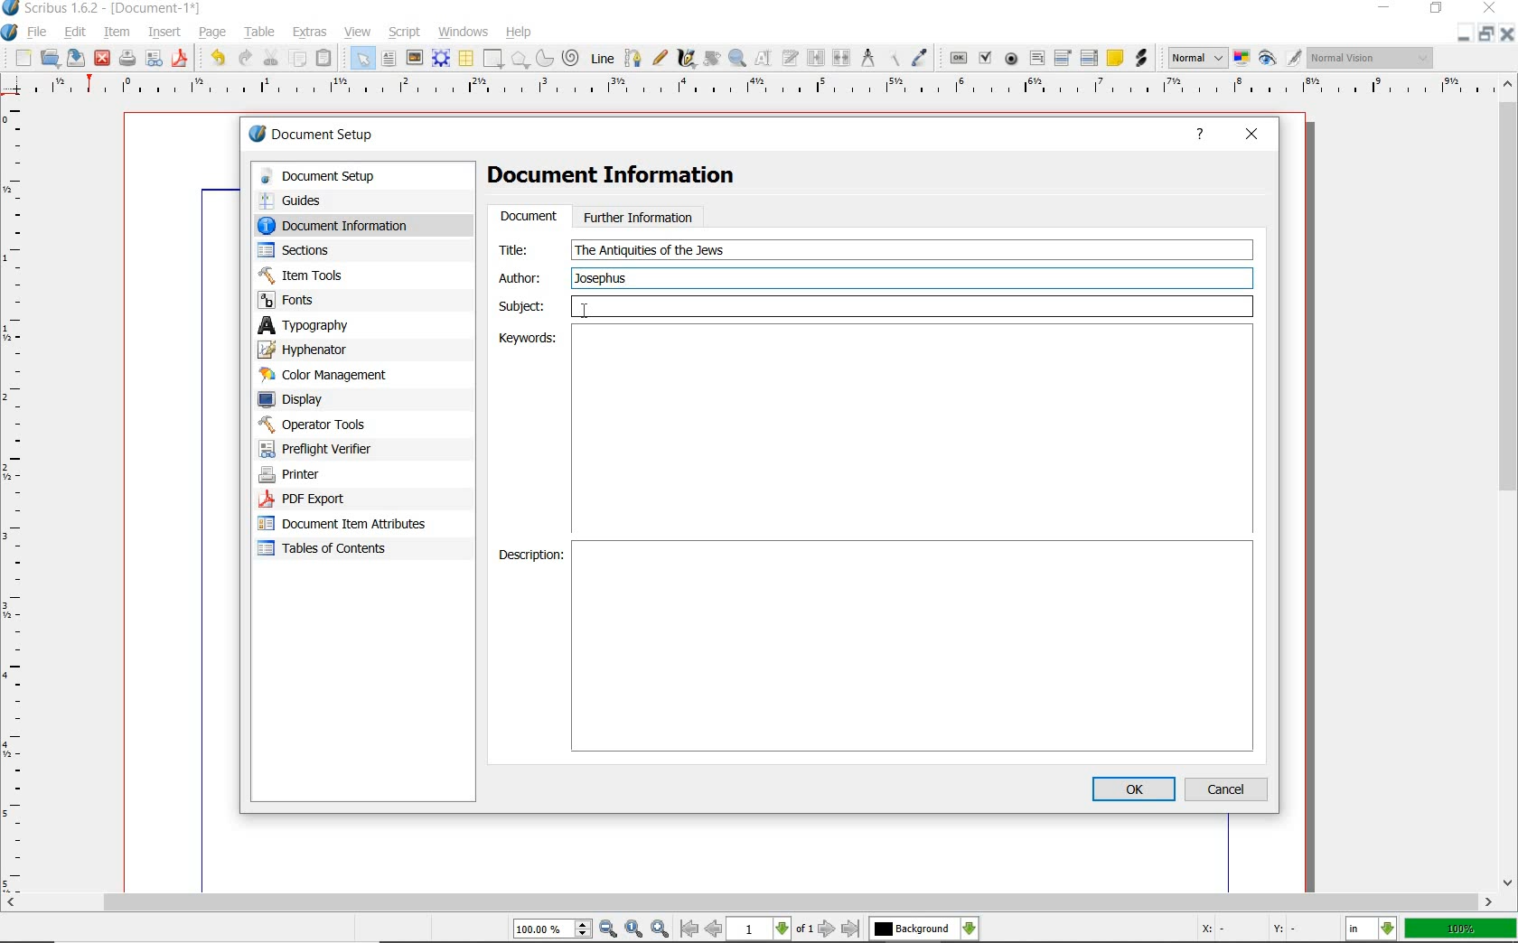 This screenshot has height=943, width=1518. Describe the element at coordinates (389, 59) in the screenshot. I see `text frame` at that location.